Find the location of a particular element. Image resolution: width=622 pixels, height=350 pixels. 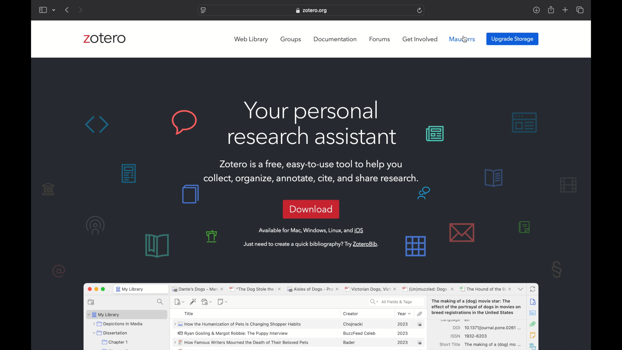

dropdown is located at coordinates (54, 11).